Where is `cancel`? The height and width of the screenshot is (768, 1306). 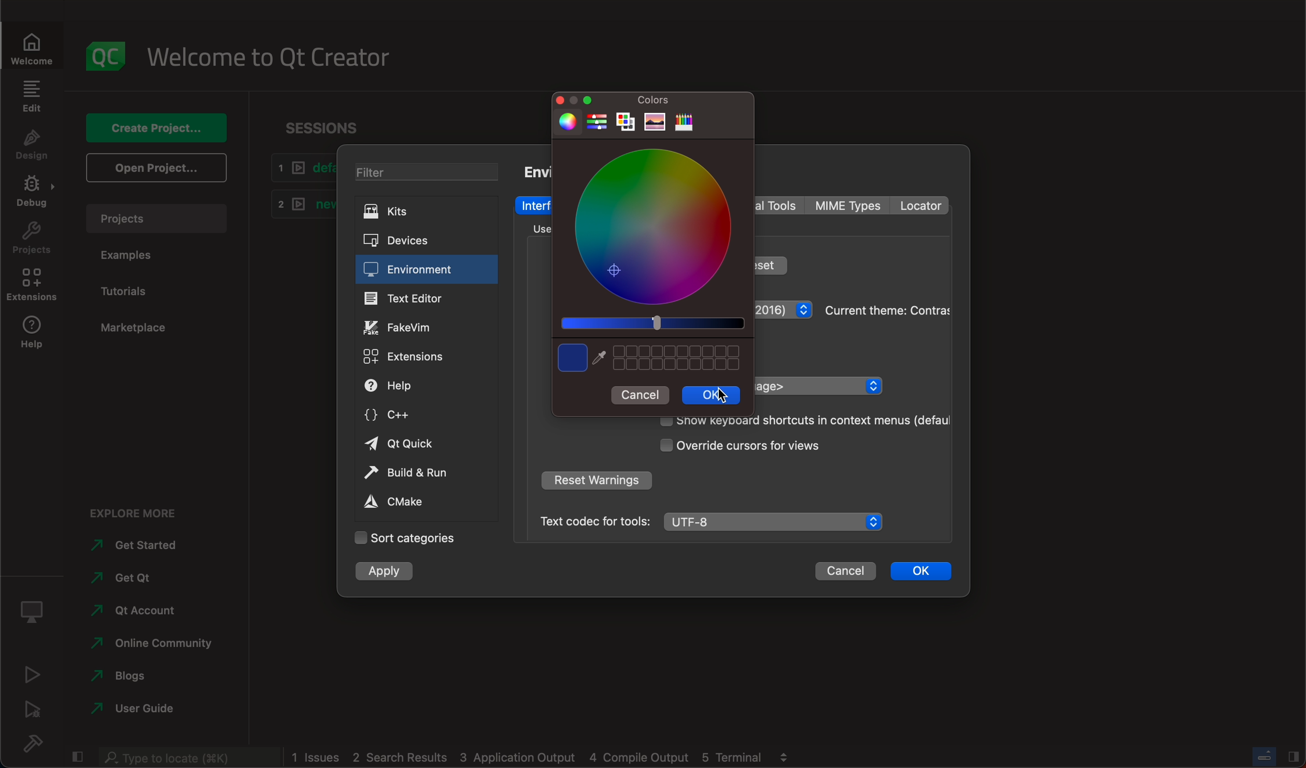 cancel is located at coordinates (845, 571).